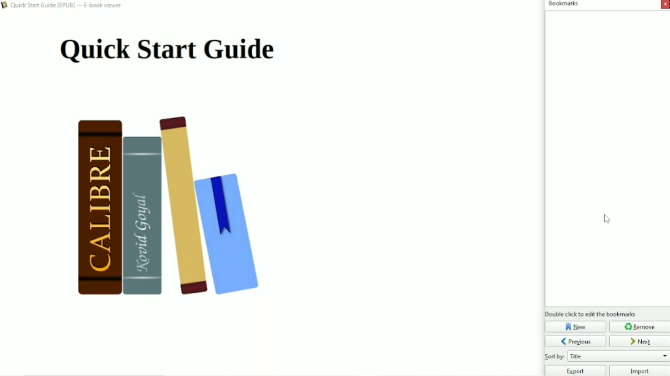 Image resolution: width=670 pixels, height=376 pixels. I want to click on Book title, so click(69, 6).